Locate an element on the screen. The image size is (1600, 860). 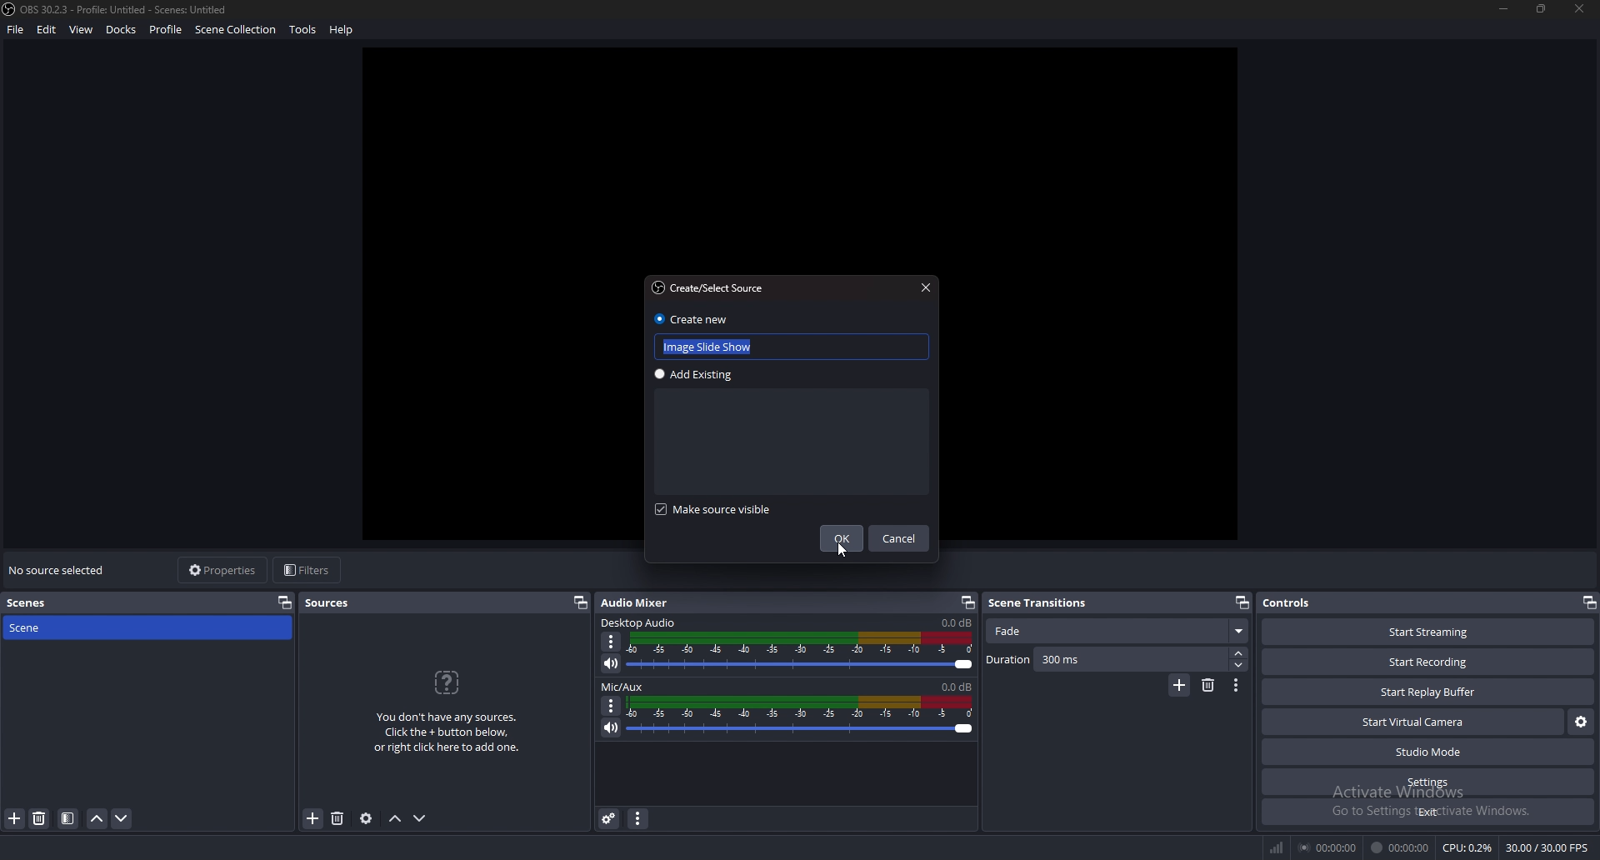
pop out is located at coordinates (285, 602).